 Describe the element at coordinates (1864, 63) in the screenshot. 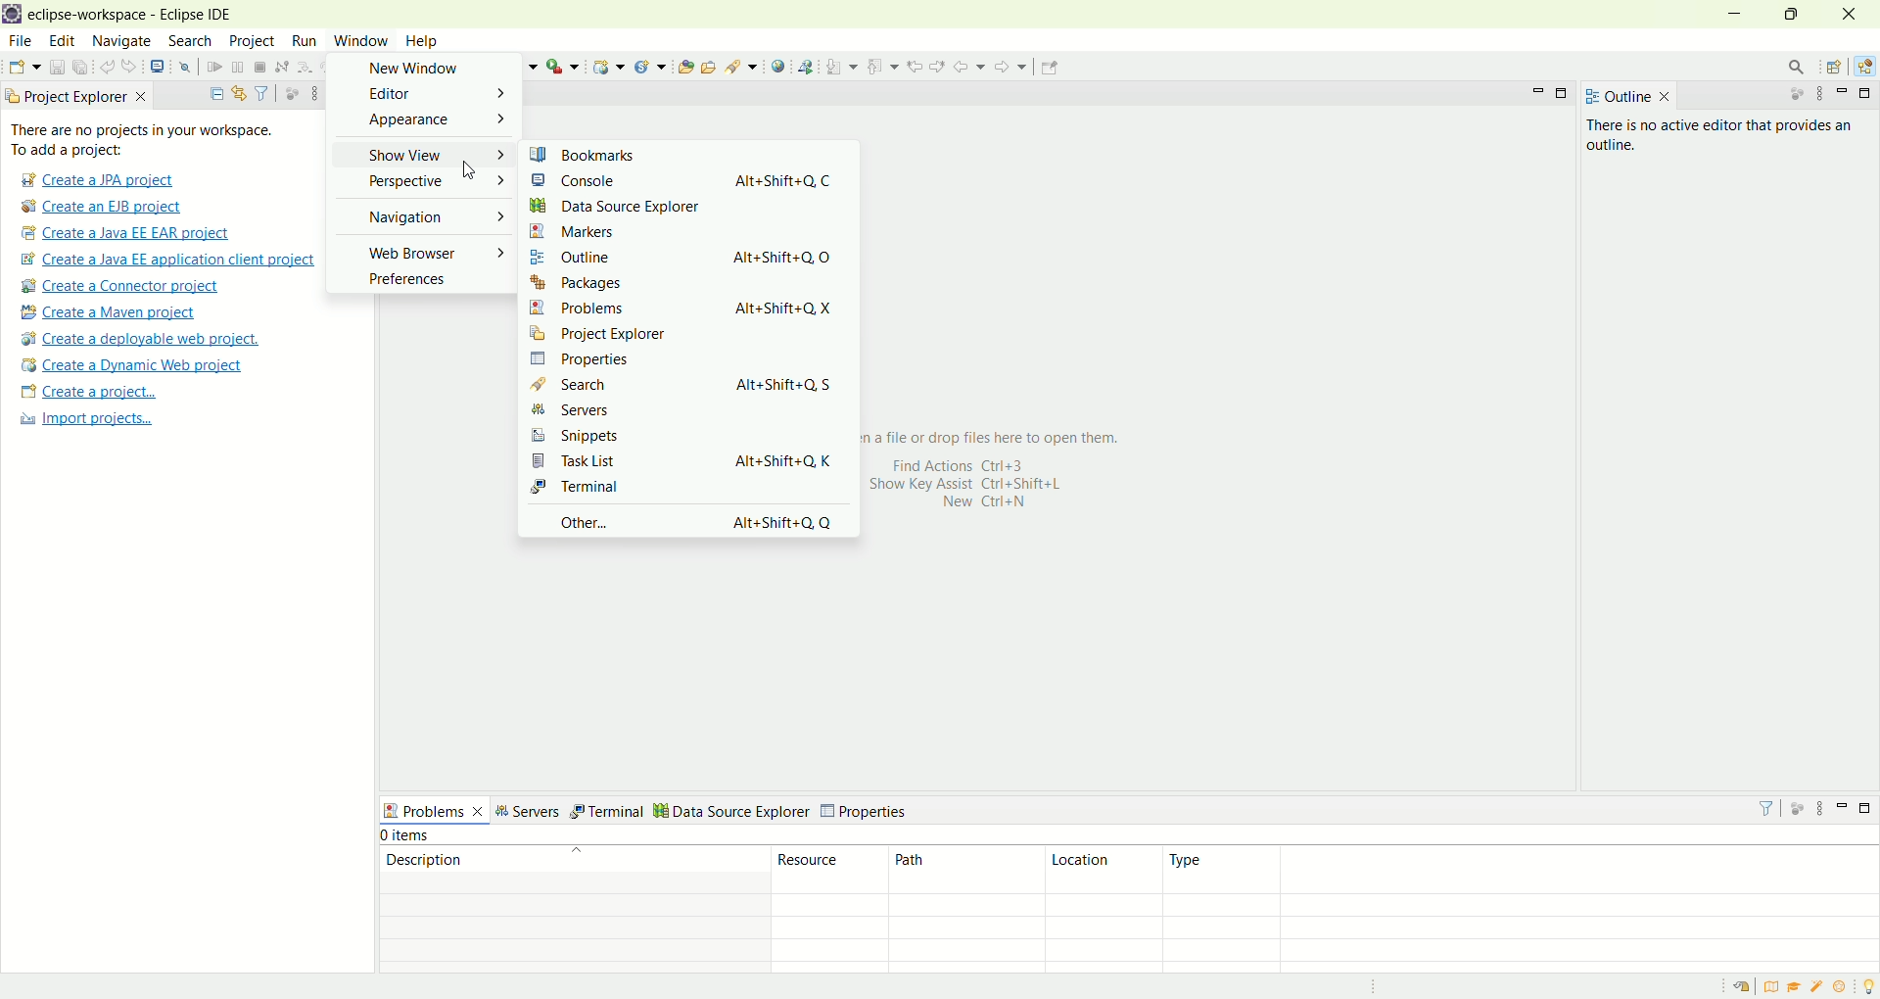

I see `java EE` at that location.